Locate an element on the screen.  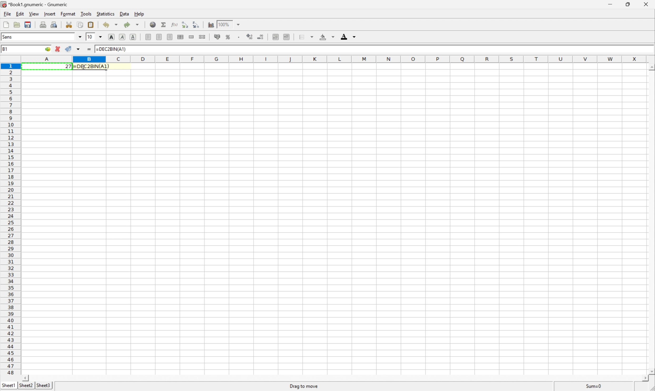
Align Left is located at coordinates (148, 38).